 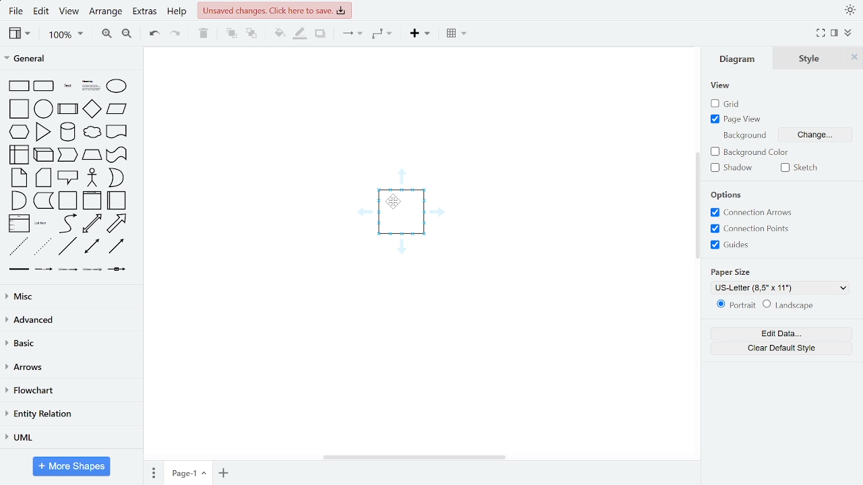 I want to click on general shapes, so click(x=116, y=109).